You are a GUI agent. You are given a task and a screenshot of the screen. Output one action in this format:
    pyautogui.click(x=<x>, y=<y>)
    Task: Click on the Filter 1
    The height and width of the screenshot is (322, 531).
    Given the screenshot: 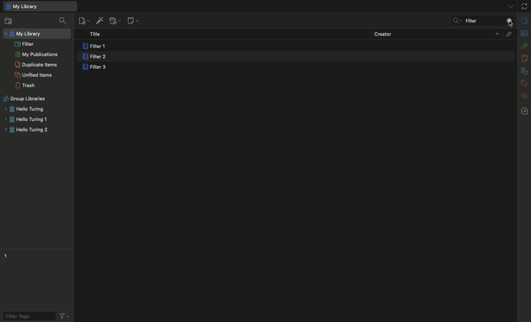 What is the action you would take?
    pyautogui.click(x=96, y=46)
    